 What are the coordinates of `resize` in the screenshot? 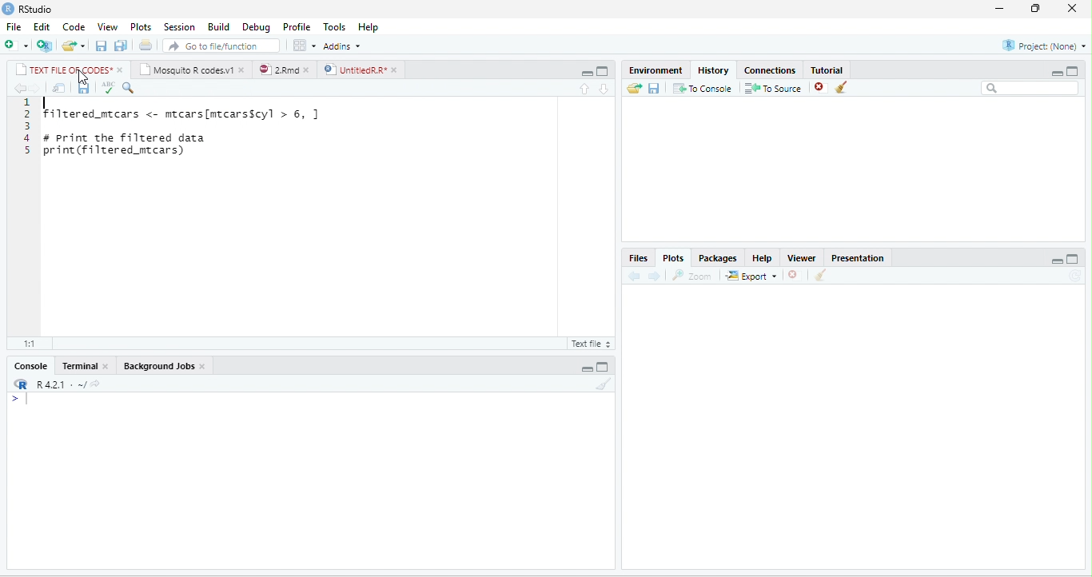 It's located at (1033, 9).